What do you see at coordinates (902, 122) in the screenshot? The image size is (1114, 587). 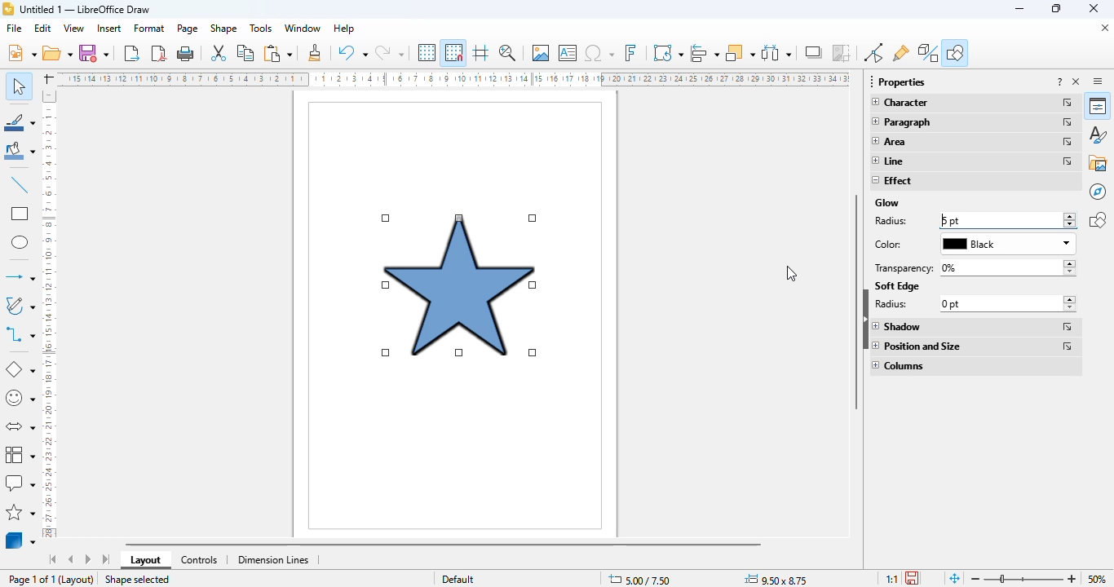 I see `paragraph` at bounding box center [902, 122].